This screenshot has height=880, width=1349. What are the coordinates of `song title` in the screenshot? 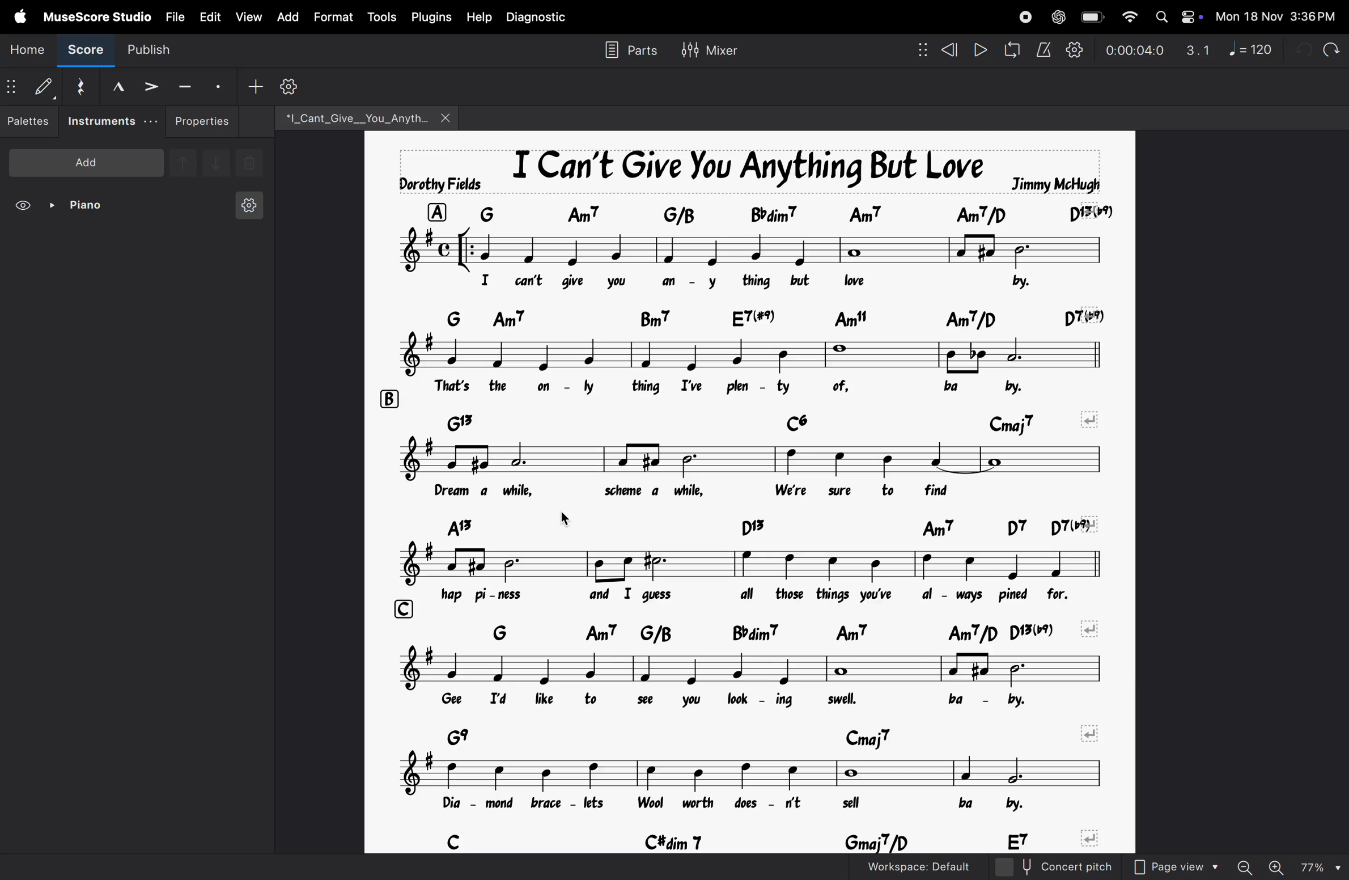 It's located at (741, 171).